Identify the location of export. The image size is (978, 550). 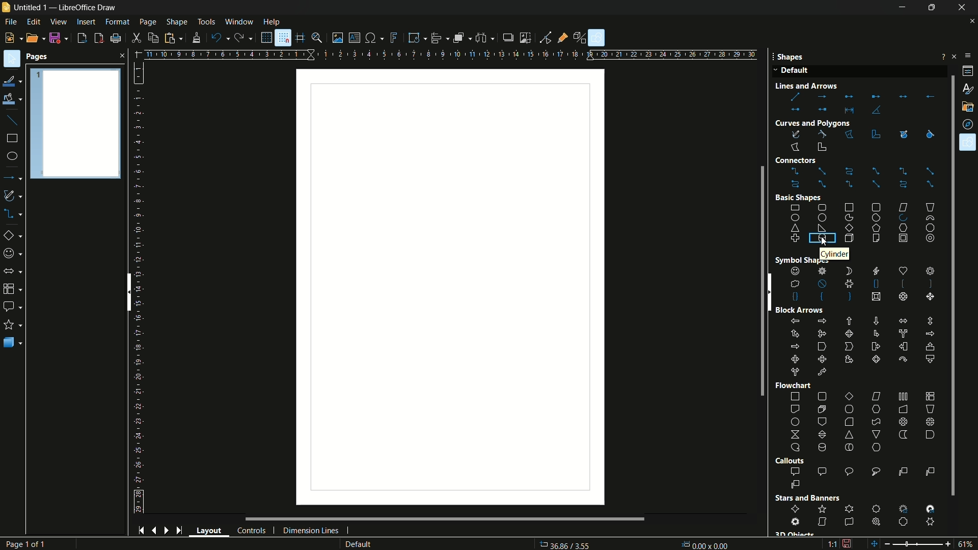
(83, 39).